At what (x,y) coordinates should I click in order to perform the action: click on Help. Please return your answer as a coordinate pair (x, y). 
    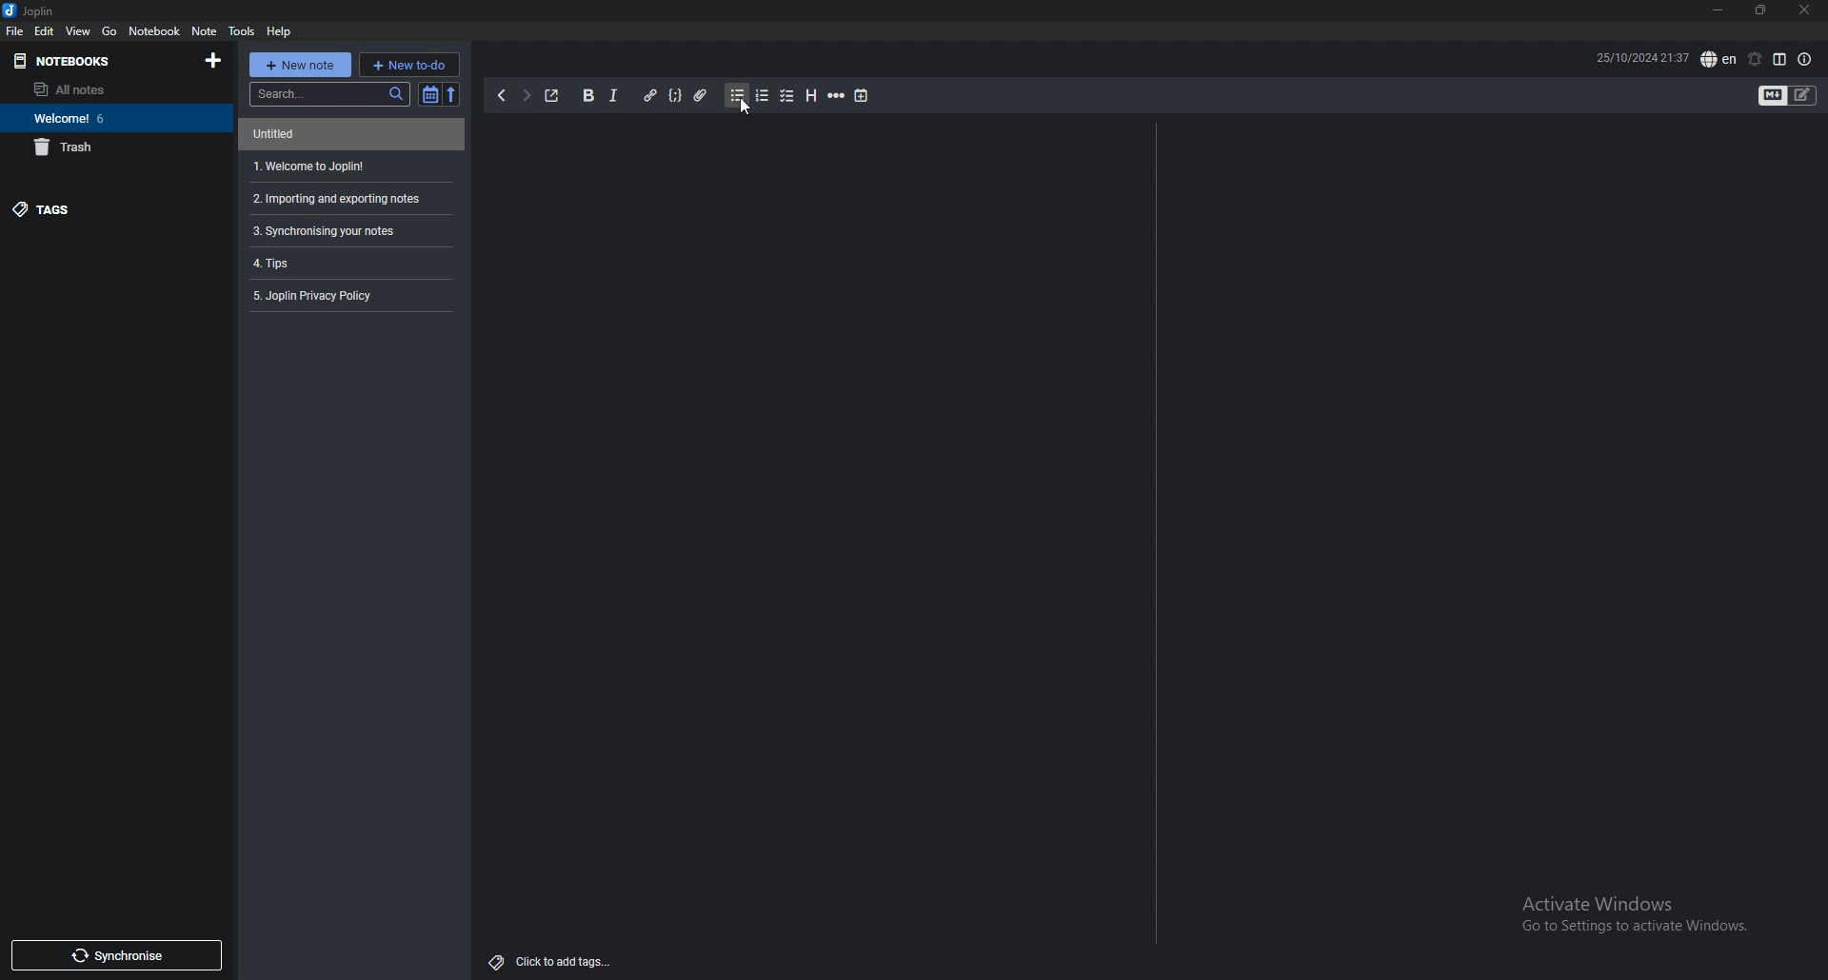
    Looking at the image, I should click on (282, 30).